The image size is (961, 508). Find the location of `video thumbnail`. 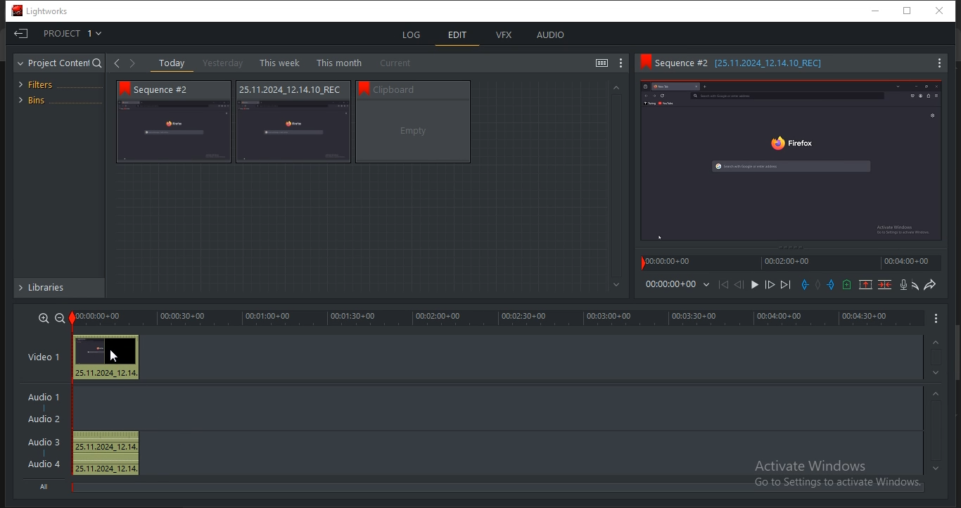

video thumbnail is located at coordinates (175, 131).